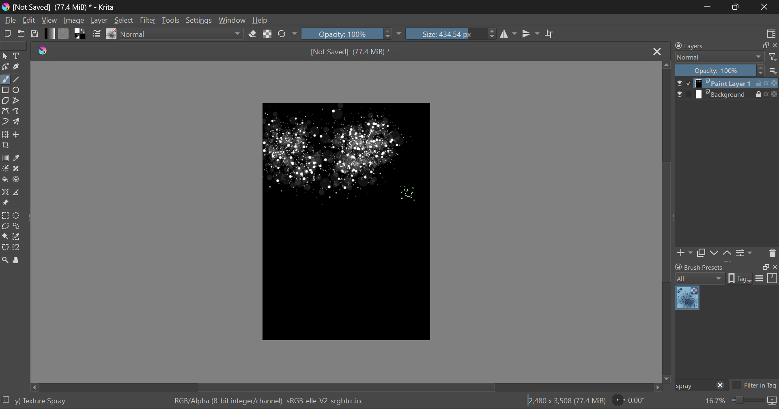 This screenshot has height=409, width=779. Describe the element at coordinates (710, 6) in the screenshot. I see `Restore Down` at that location.